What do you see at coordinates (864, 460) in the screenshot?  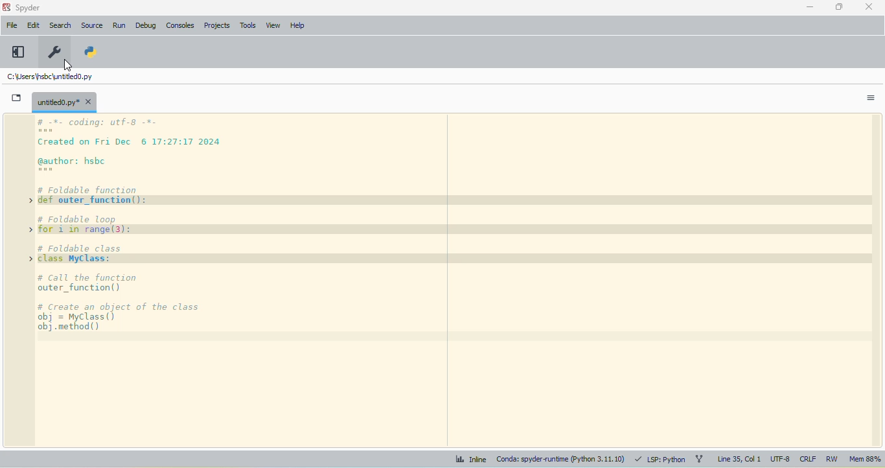 I see `mem 88%` at bounding box center [864, 460].